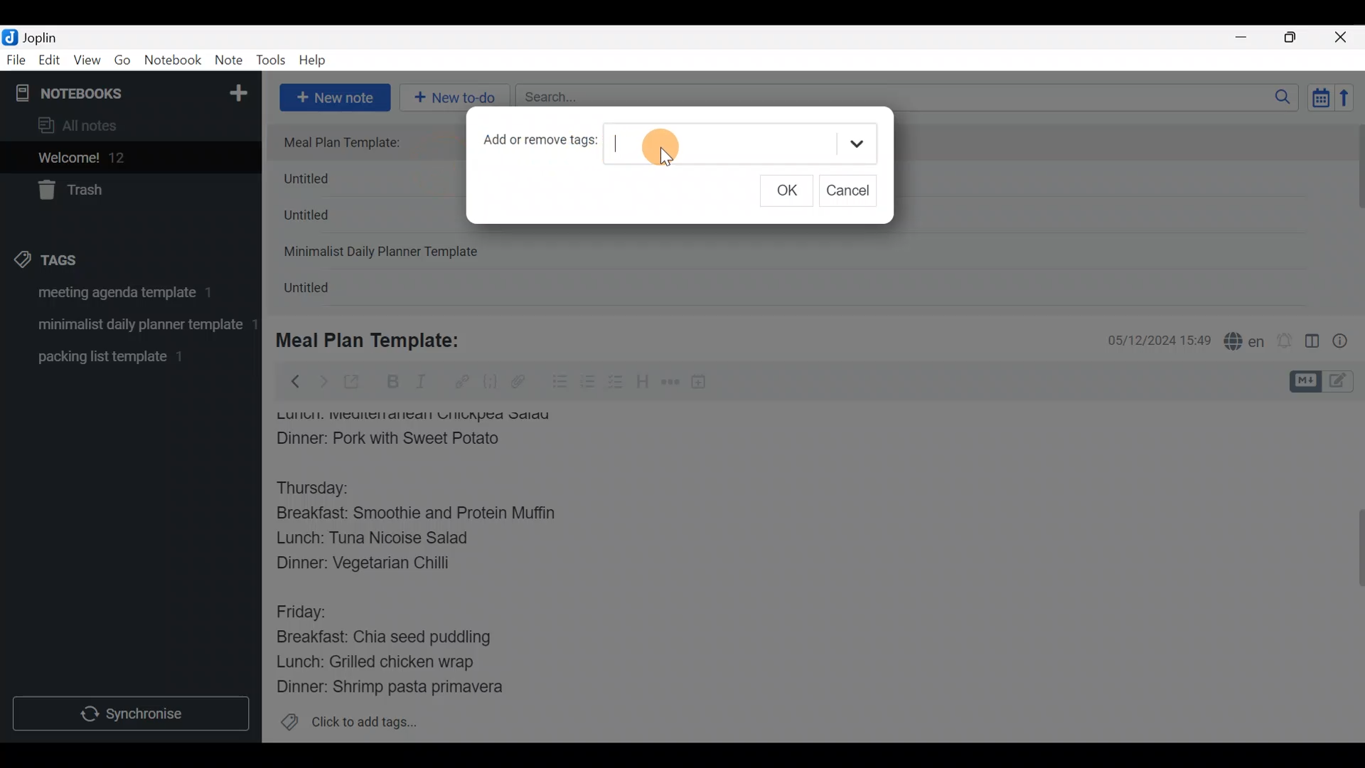 The height and width of the screenshot is (768, 1365). I want to click on Friday:, so click(306, 610).